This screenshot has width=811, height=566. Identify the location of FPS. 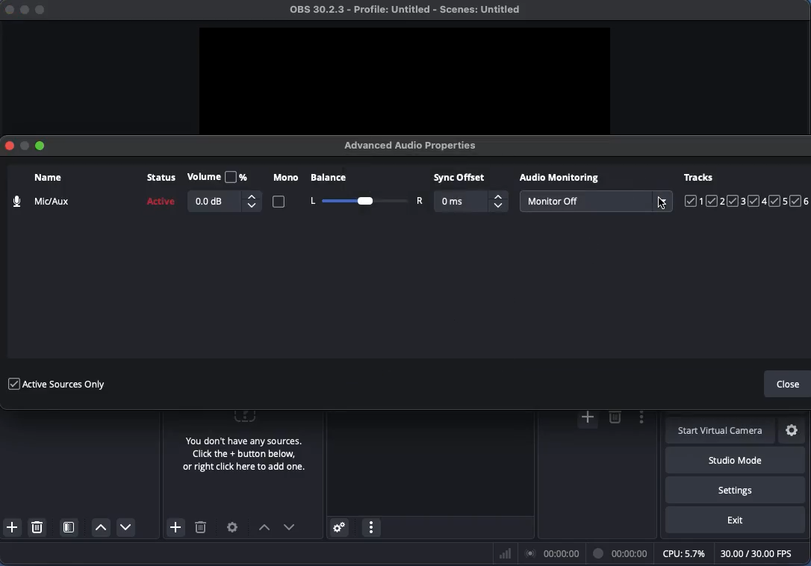
(763, 553).